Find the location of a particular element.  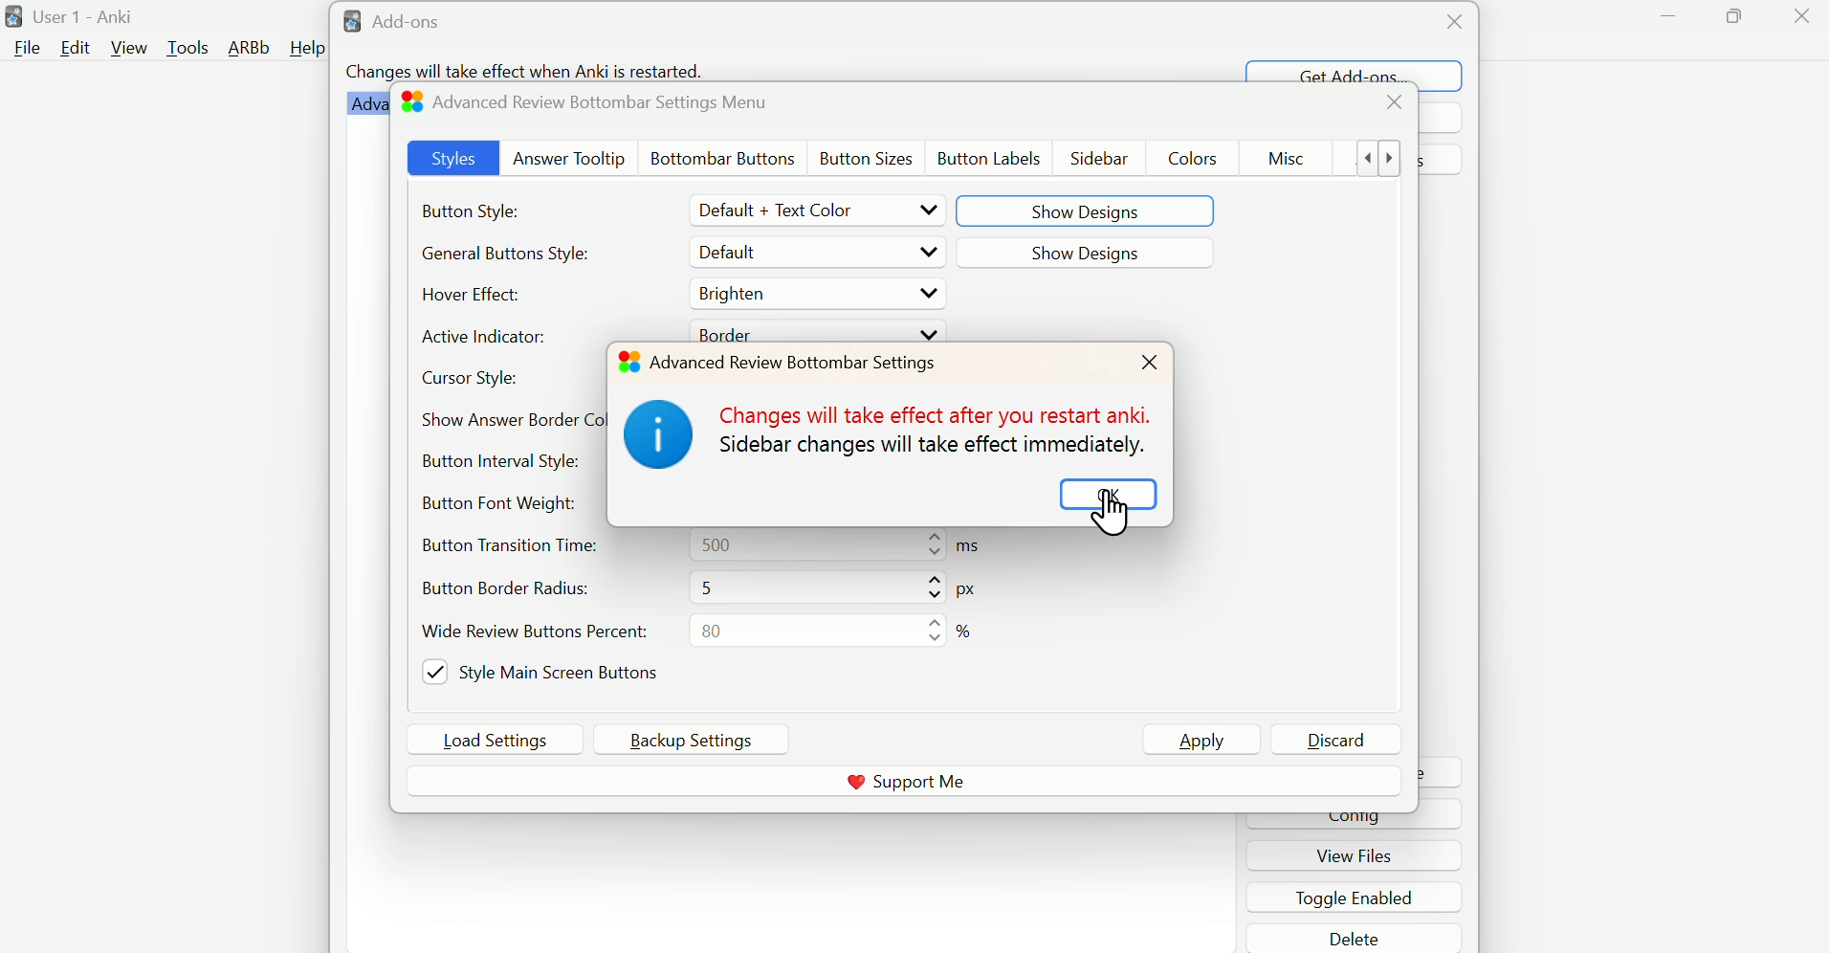

delete is located at coordinates (1347, 934).